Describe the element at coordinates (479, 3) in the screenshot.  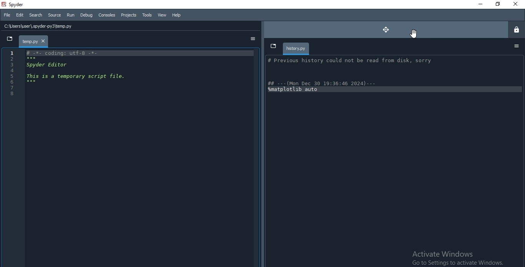
I see `Minimise` at that location.